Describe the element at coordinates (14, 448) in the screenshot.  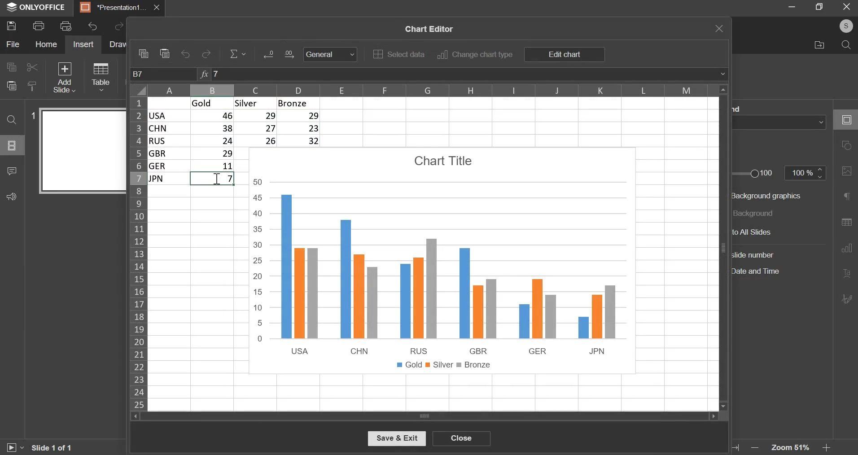
I see `start slide show` at that location.